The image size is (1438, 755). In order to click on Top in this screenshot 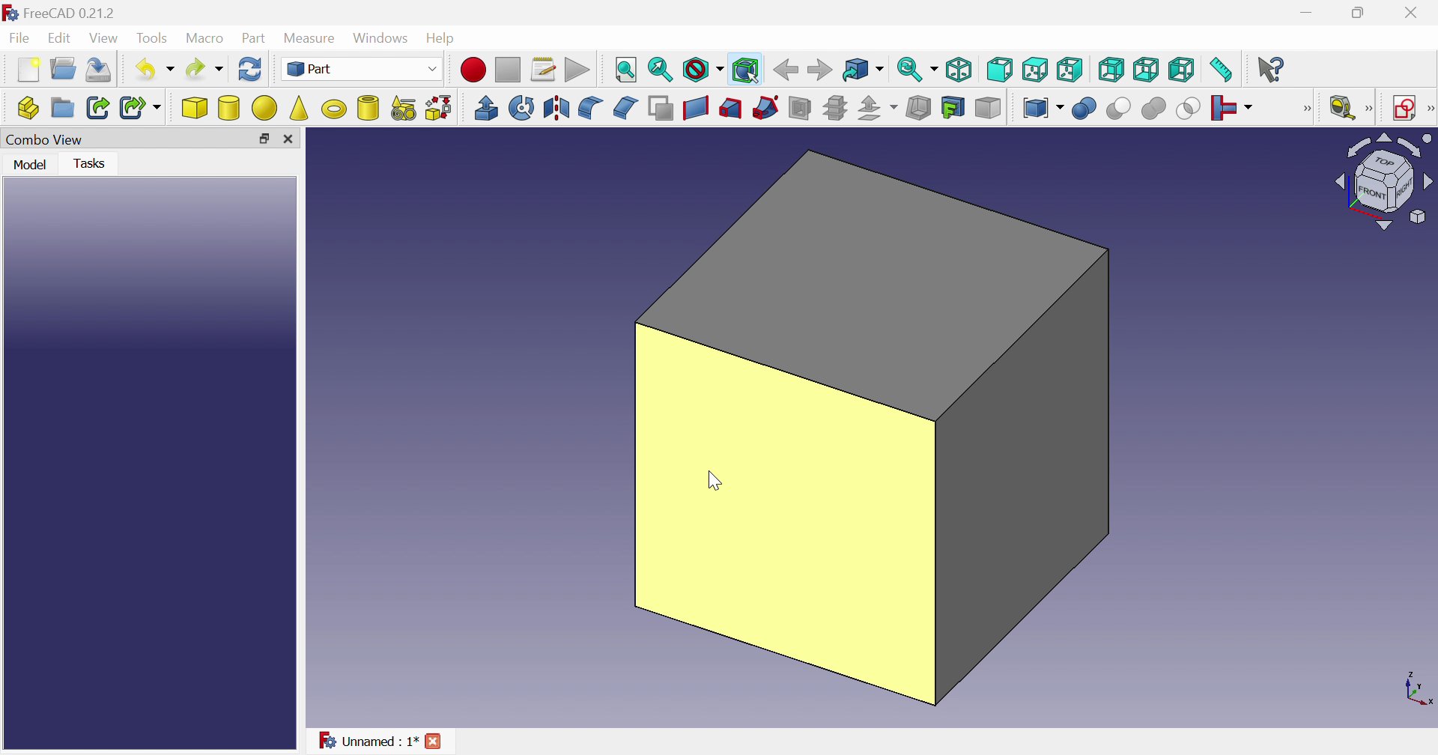, I will do `click(1037, 70)`.